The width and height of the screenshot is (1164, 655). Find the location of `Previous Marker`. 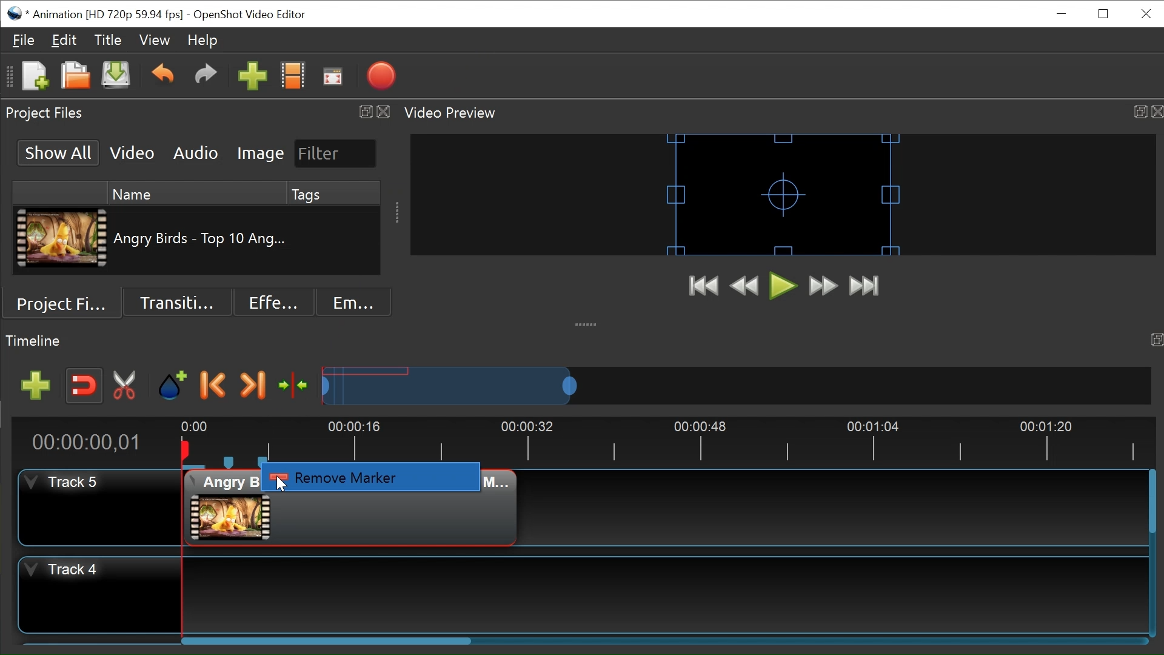

Previous Marker is located at coordinates (213, 386).